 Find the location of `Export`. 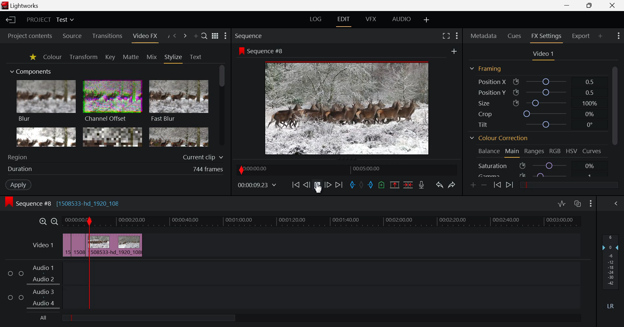

Export is located at coordinates (581, 36).